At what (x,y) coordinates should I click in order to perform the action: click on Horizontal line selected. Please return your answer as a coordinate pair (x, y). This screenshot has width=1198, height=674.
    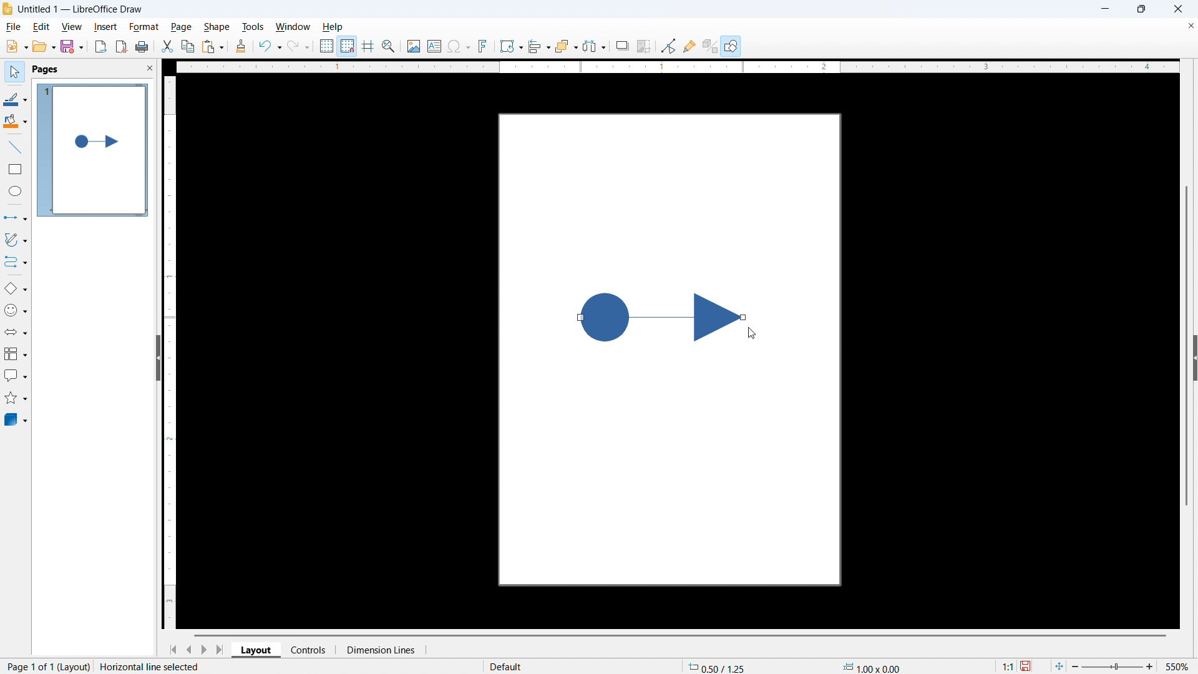
    Looking at the image, I should click on (152, 667).